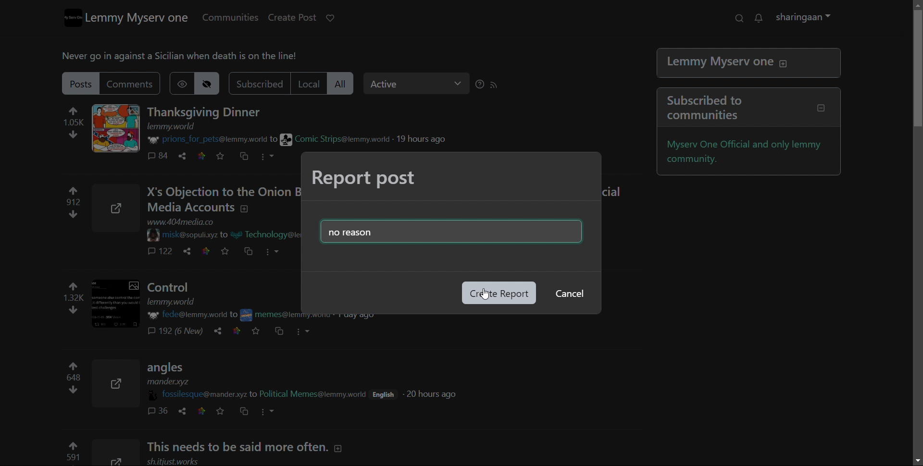 This screenshot has height=466, width=923. What do you see at coordinates (280, 331) in the screenshot?
I see `Cross post` at bounding box center [280, 331].